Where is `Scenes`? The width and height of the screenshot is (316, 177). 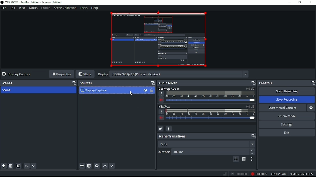
Scenes is located at coordinates (38, 83).